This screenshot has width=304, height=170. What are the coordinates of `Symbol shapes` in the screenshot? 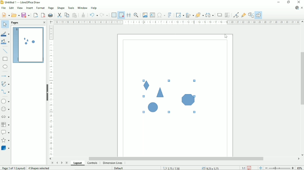 It's located at (5, 109).